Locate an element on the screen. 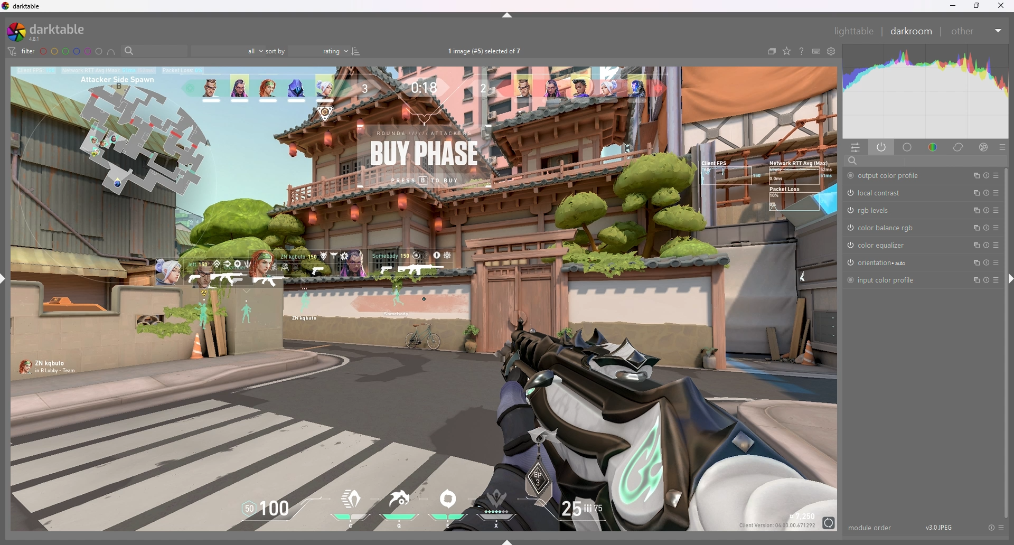  filter is located at coordinates (21, 51).